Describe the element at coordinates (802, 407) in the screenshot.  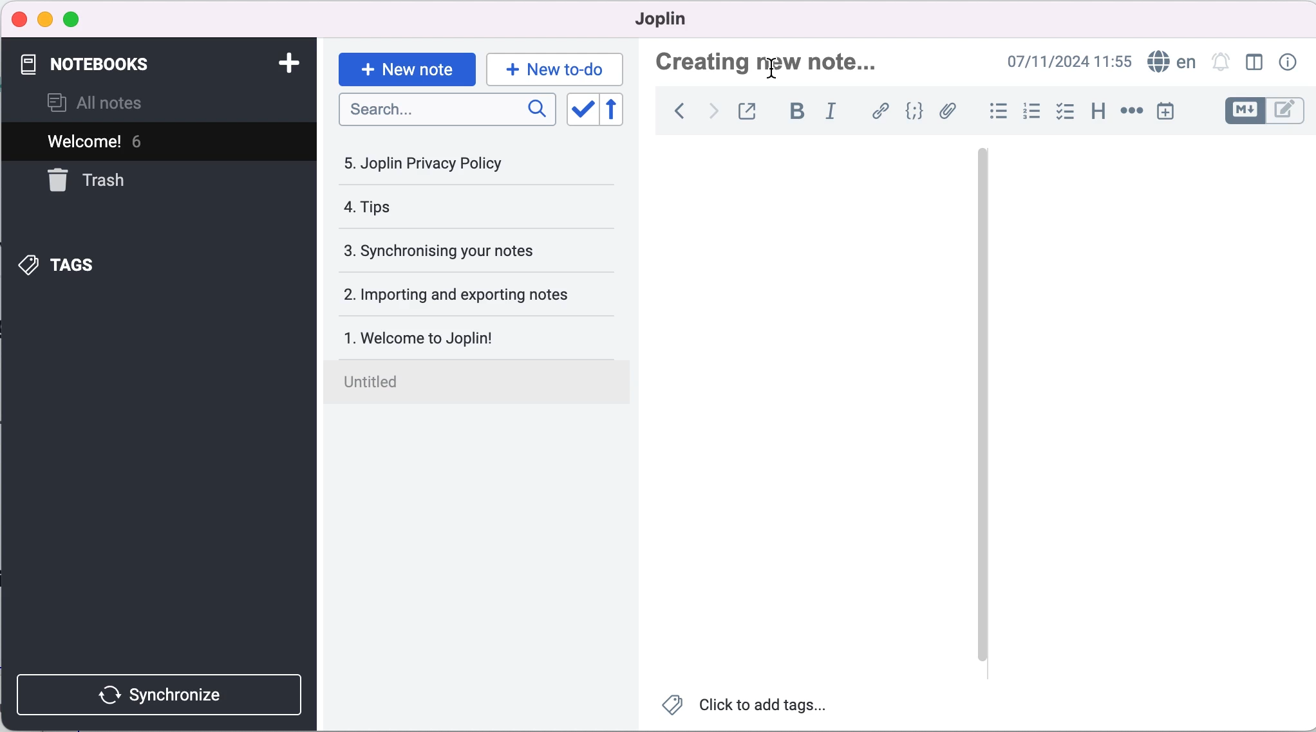
I see `blank canvas` at that location.